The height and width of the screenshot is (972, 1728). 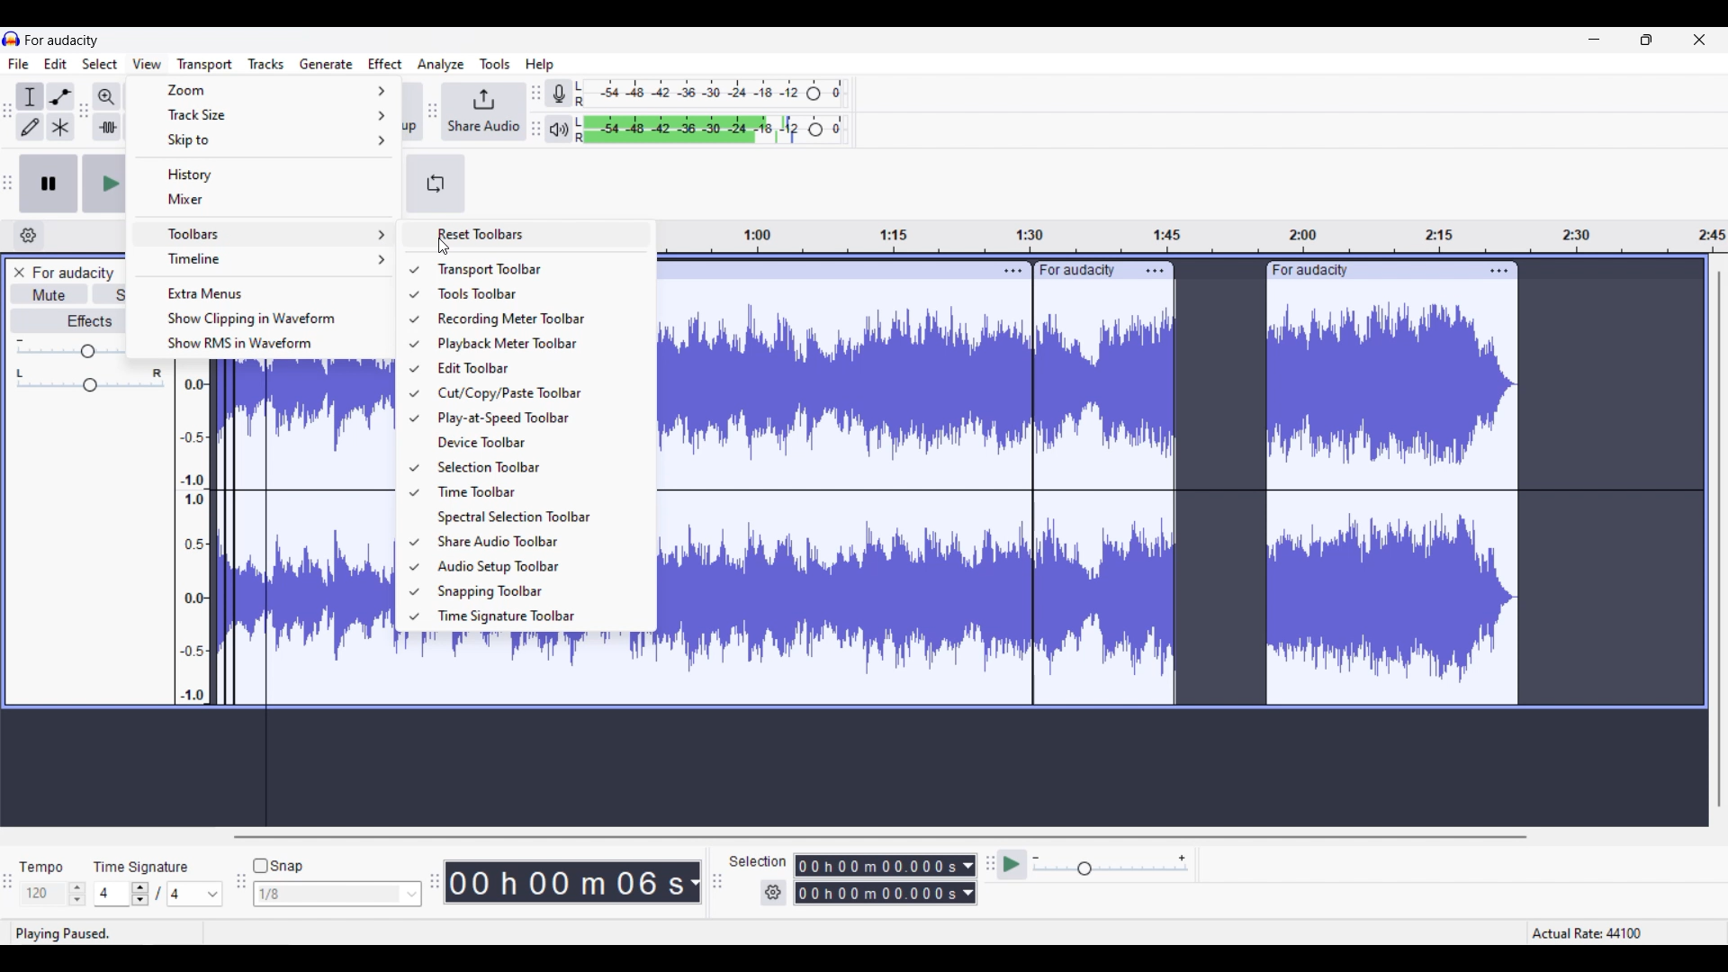 I want to click on selection, so click(x=759, y=861).